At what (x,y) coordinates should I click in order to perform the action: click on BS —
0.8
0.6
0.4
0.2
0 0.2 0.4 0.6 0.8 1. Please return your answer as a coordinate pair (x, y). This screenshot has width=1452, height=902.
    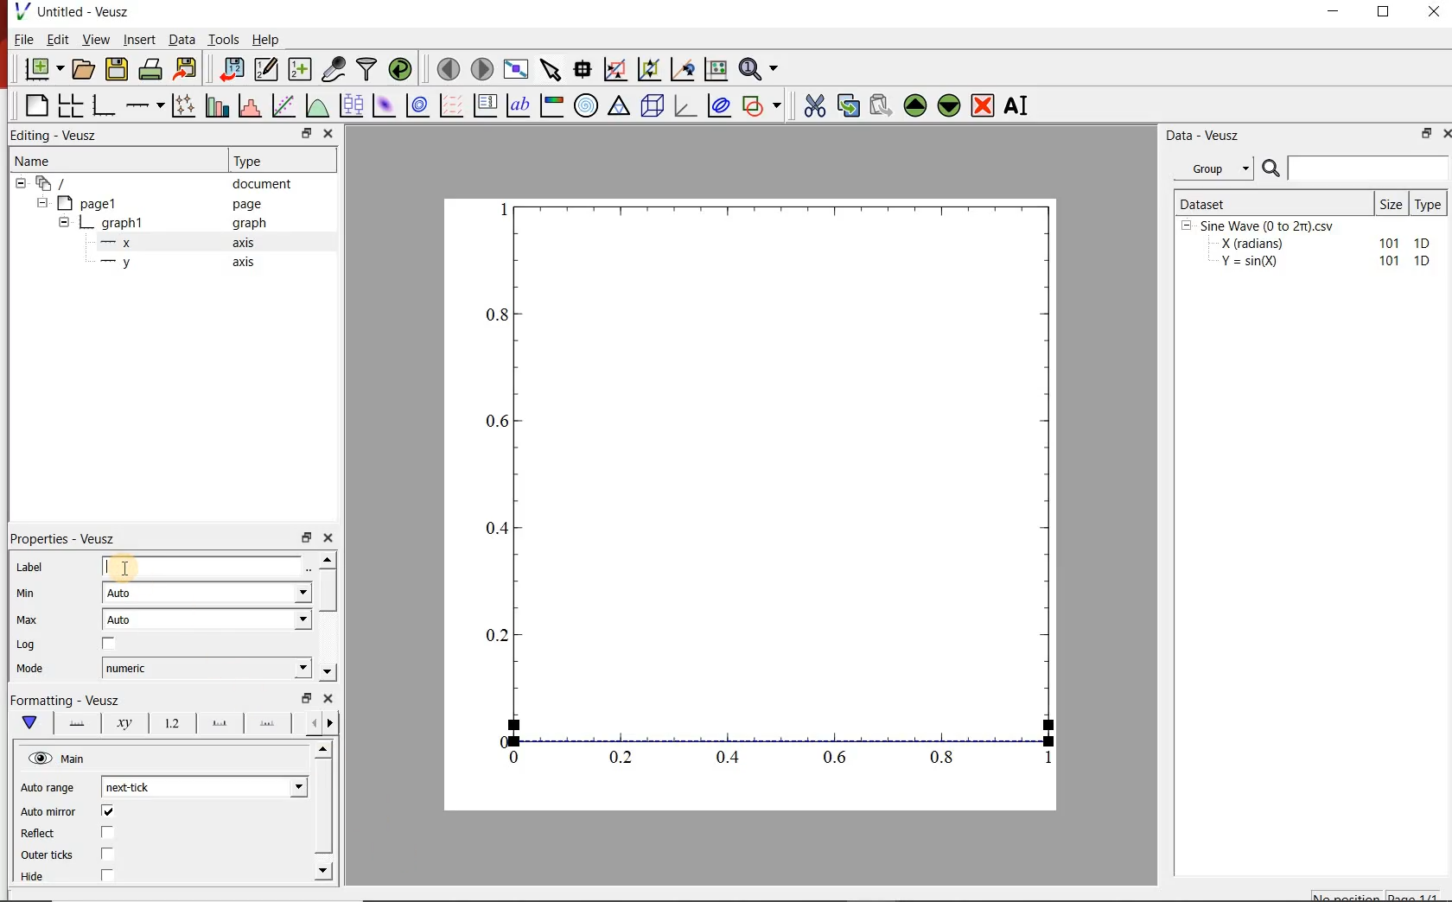
    Looking at the image, I should click on (772, 491).